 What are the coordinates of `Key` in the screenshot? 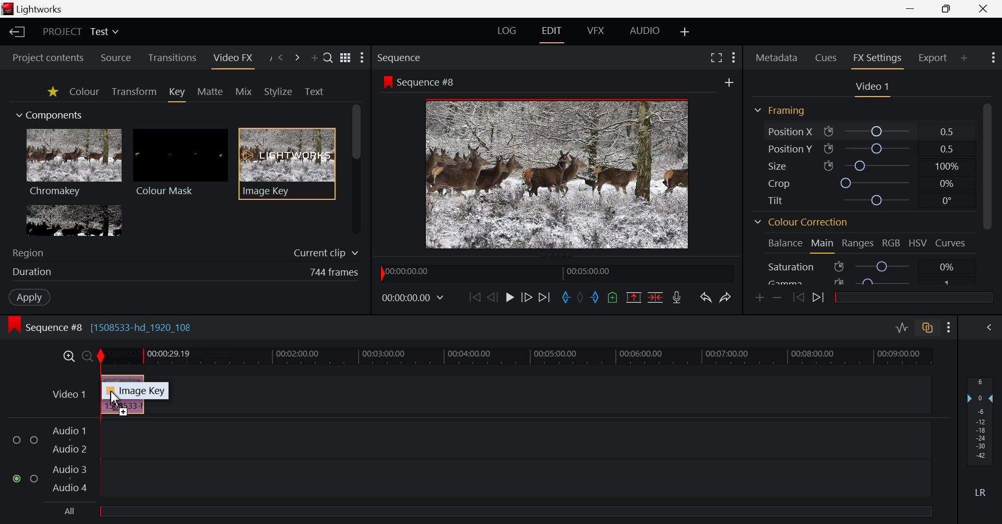 It's located at (177, 94).